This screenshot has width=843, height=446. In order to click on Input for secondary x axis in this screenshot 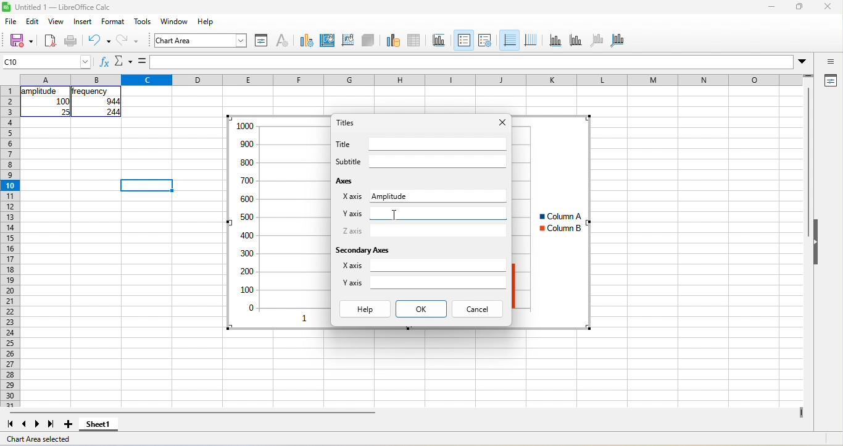, I will do `click(438, 265)`.